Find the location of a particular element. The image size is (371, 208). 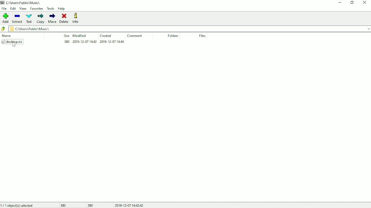

380 is located at coordinates (65, 205).